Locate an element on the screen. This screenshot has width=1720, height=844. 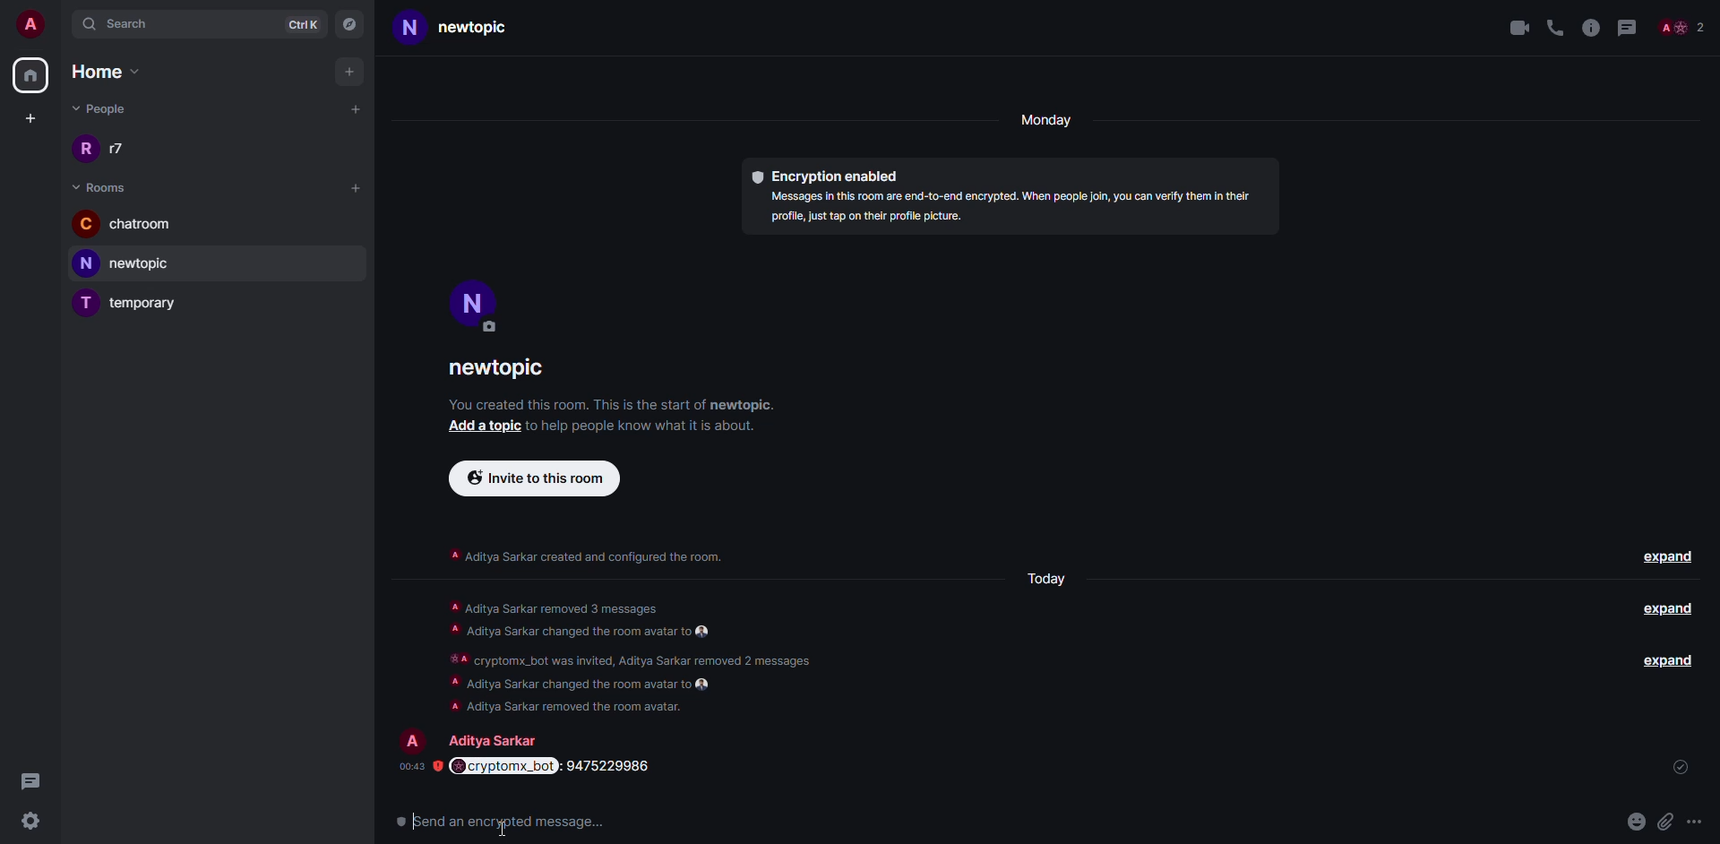
expand is located at coordinates (1670, 616).